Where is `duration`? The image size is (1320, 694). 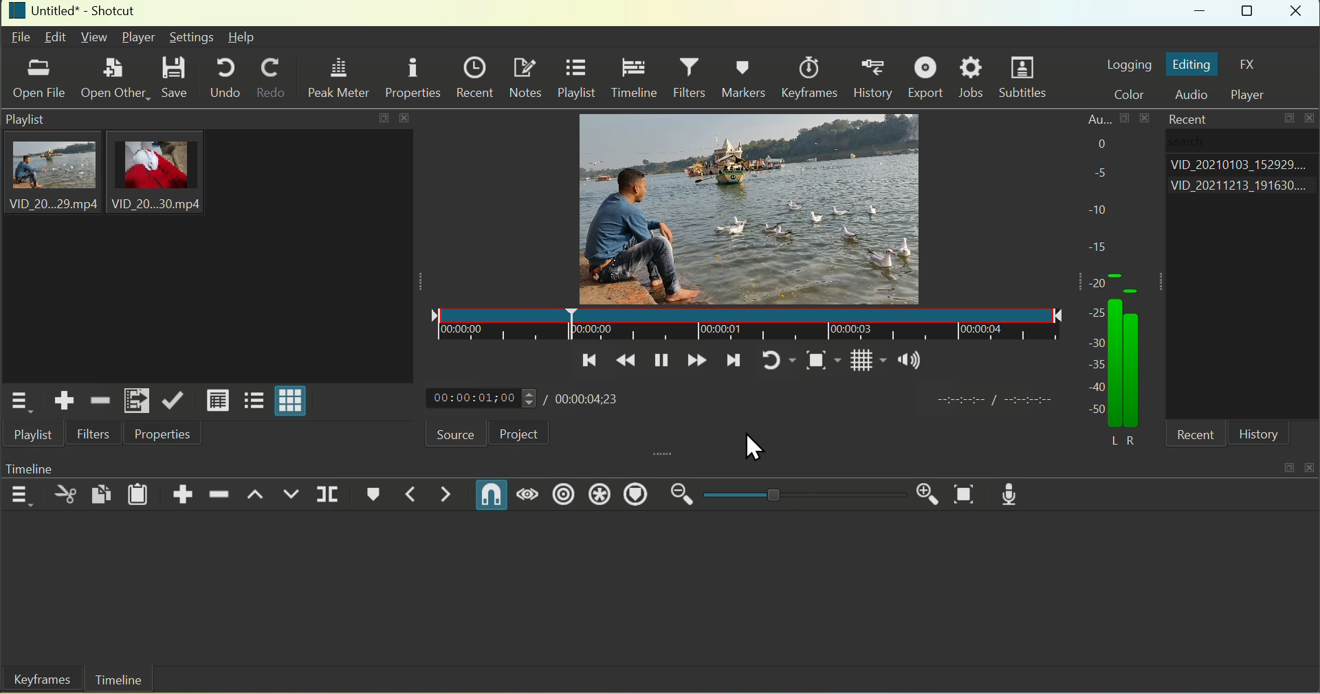
duration is located at coordinates (991, 401).